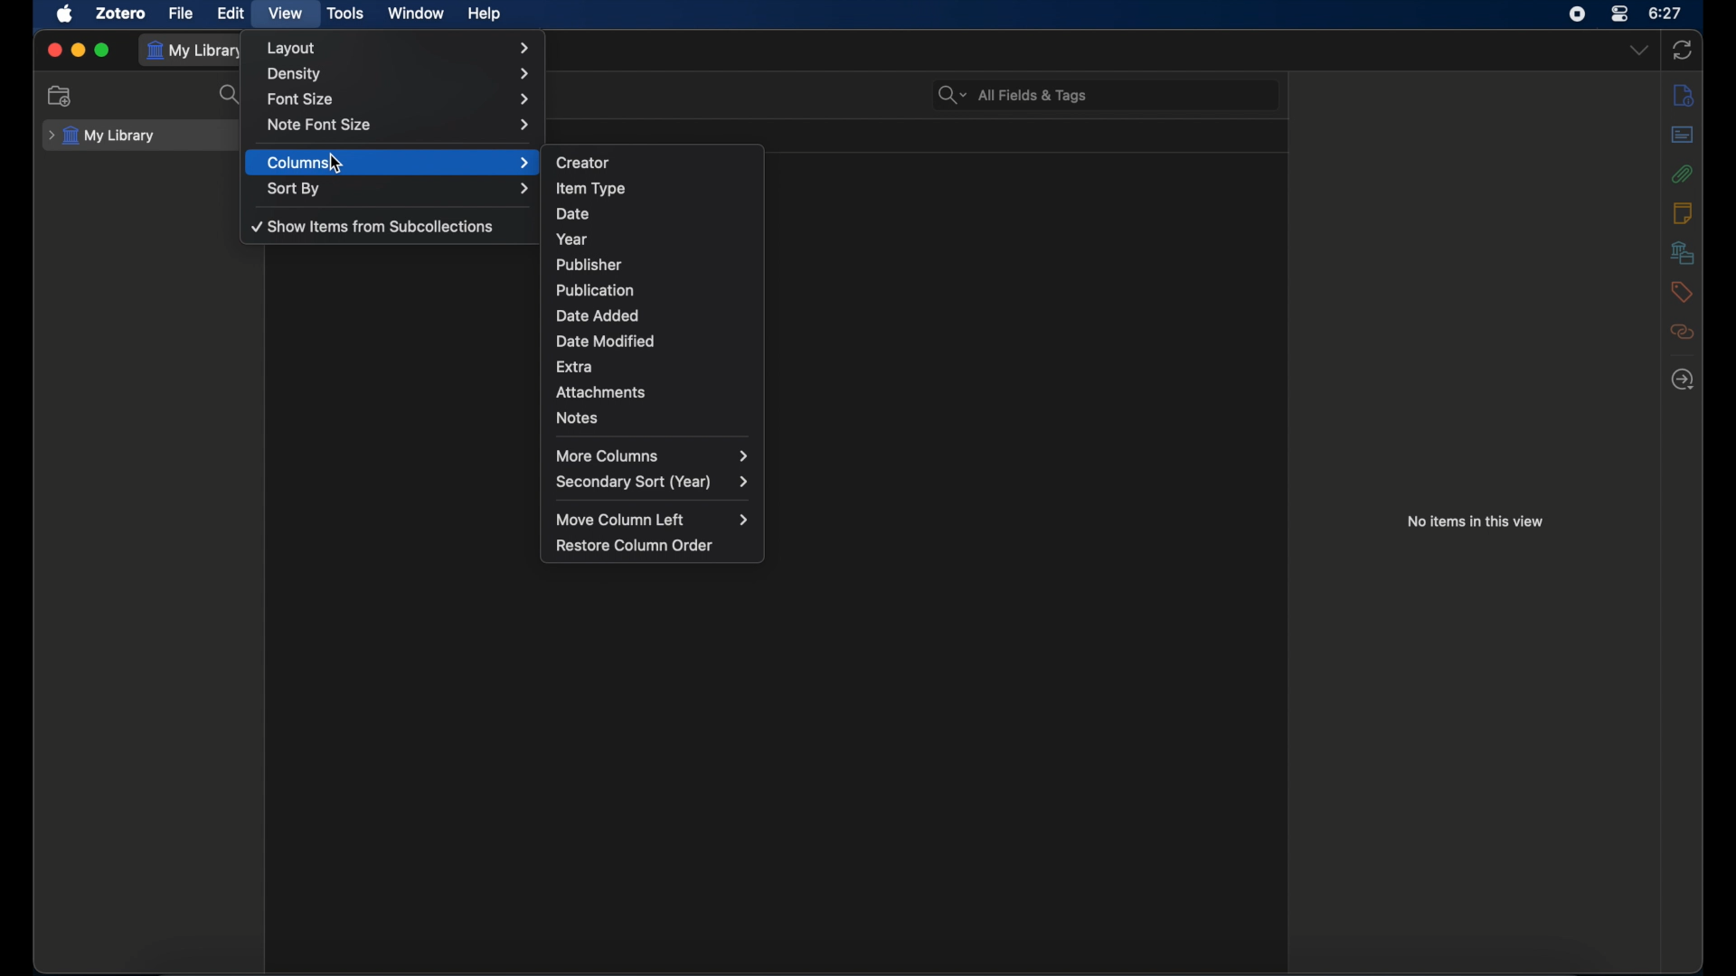 This screenshot has width=1736, height=976. Describe the element at coordinates (602, 391) in the screenshot. I see `attachments` at that location.